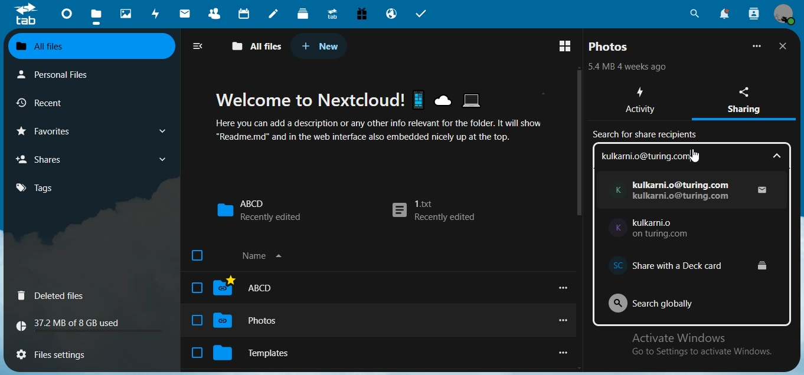 The image size is (804, 375). What do you see at coordinates (187, 15) in the screenshot?
I see `mail` at bounding box center [187, 15].